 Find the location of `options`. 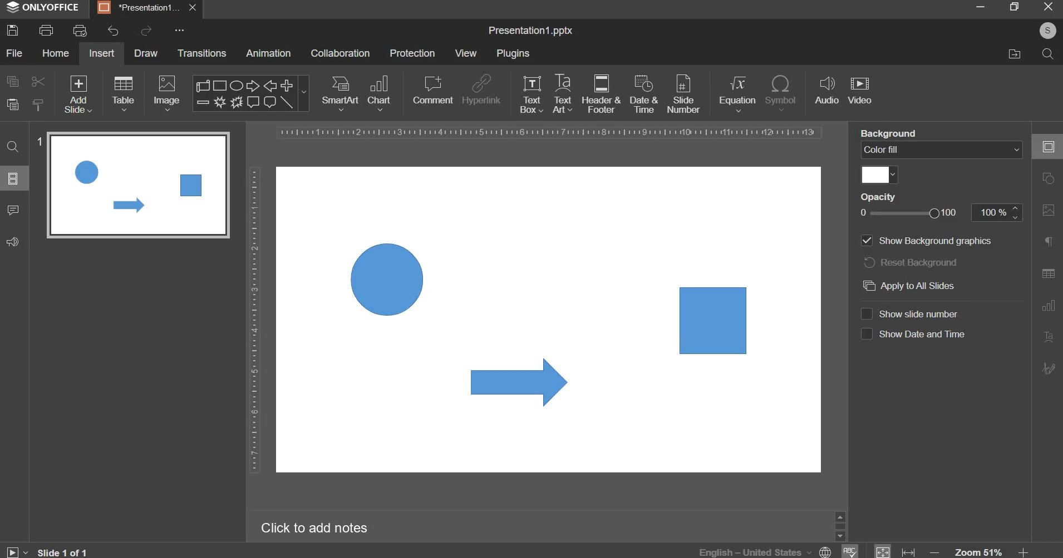

options is located at coordinates (175, 31).